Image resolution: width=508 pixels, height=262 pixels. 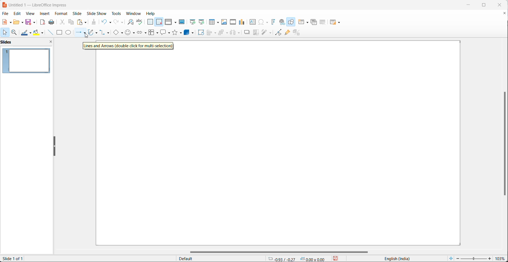 What do you see at coordinates (213, 22) in the screenshot?
I see `insert table` at bounding box center [213, 22].